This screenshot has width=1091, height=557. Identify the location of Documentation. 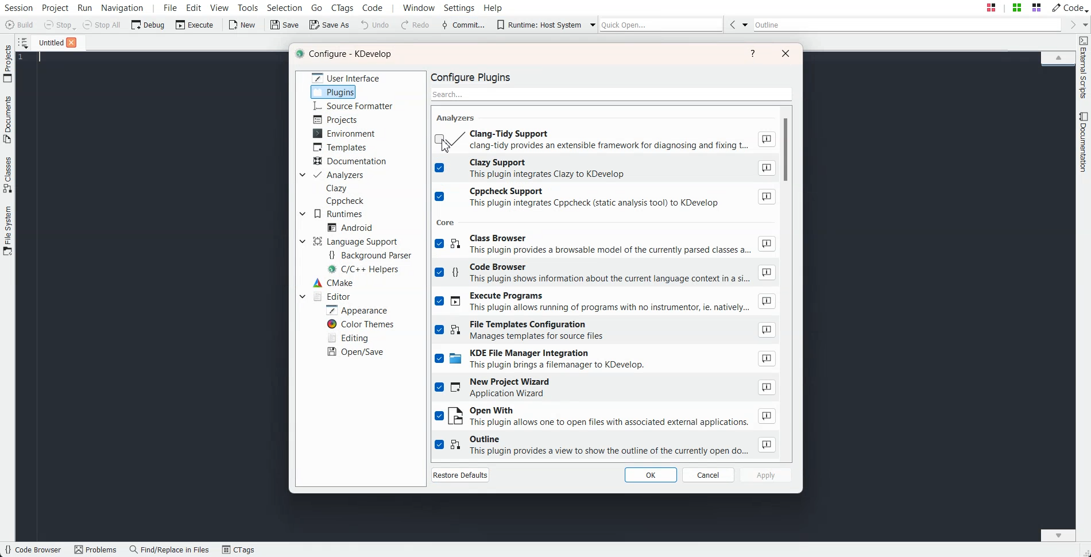
(351, 161).